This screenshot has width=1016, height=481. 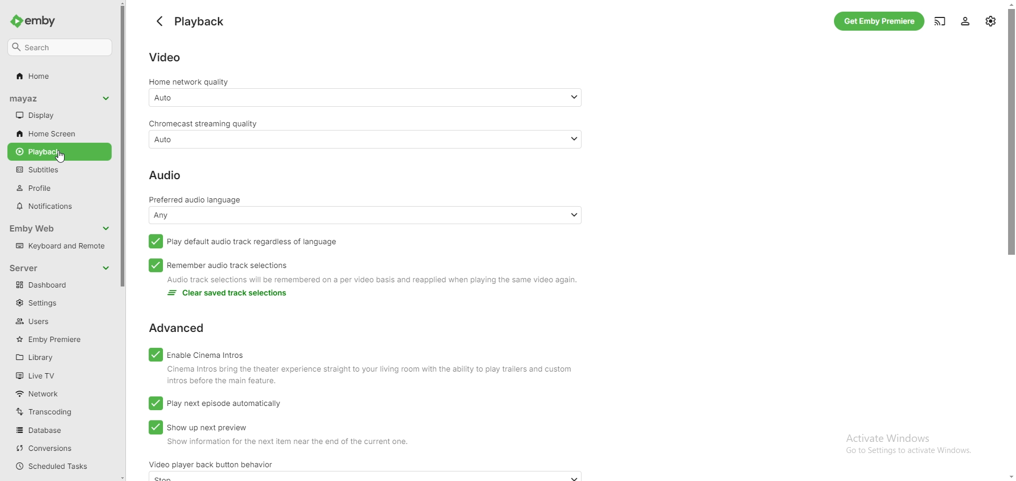 I want to click on play default audio track, so click(x=241, y=242).